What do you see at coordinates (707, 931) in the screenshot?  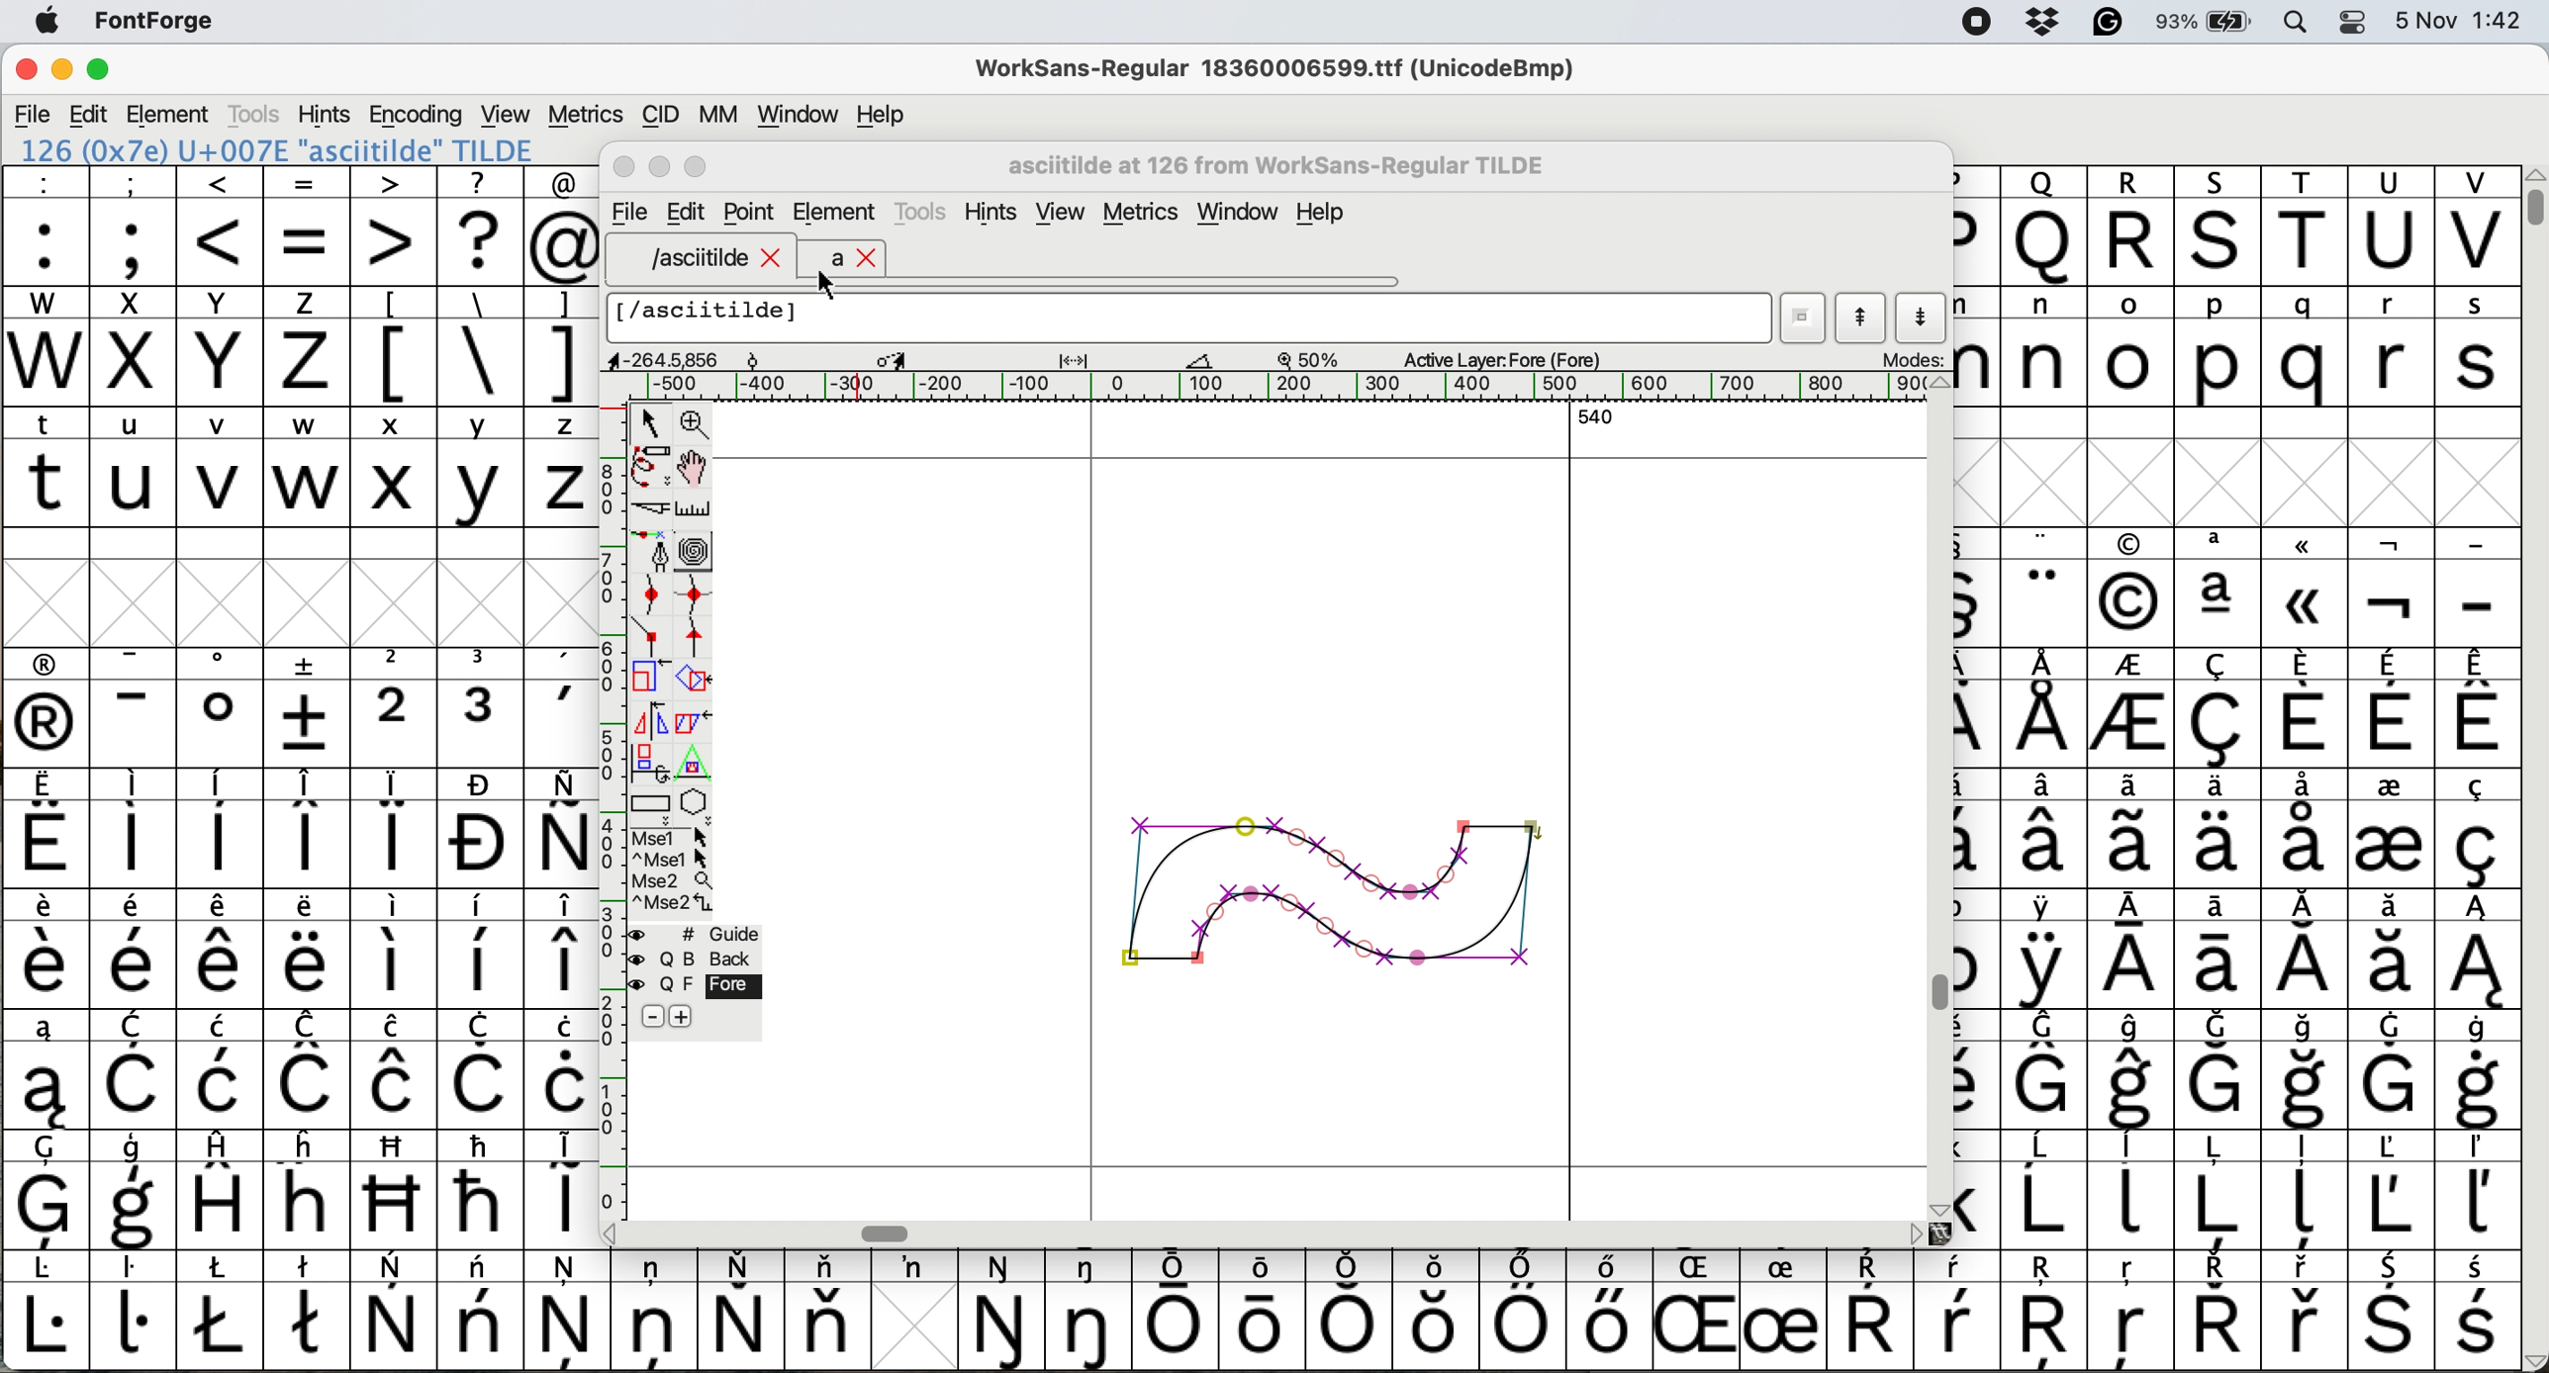 I see `guide` at bounding box center [707, 931].